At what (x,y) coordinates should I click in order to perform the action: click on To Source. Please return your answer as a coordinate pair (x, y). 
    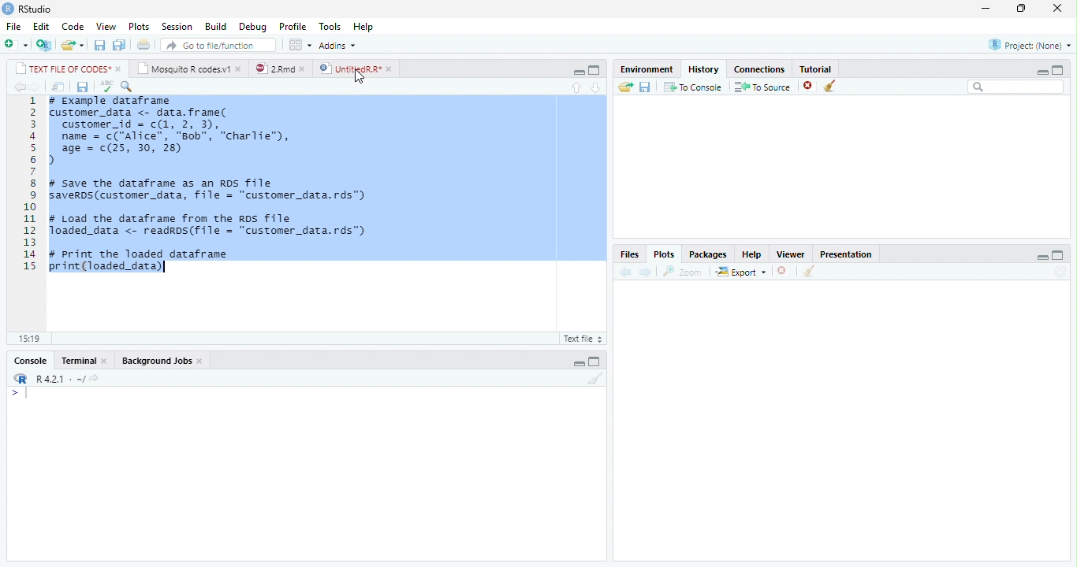
    Looking at the image, I should click on (762, 87).